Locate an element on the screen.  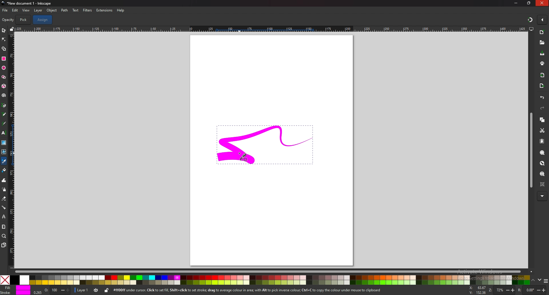
connector is located at coordinates (4, 208).